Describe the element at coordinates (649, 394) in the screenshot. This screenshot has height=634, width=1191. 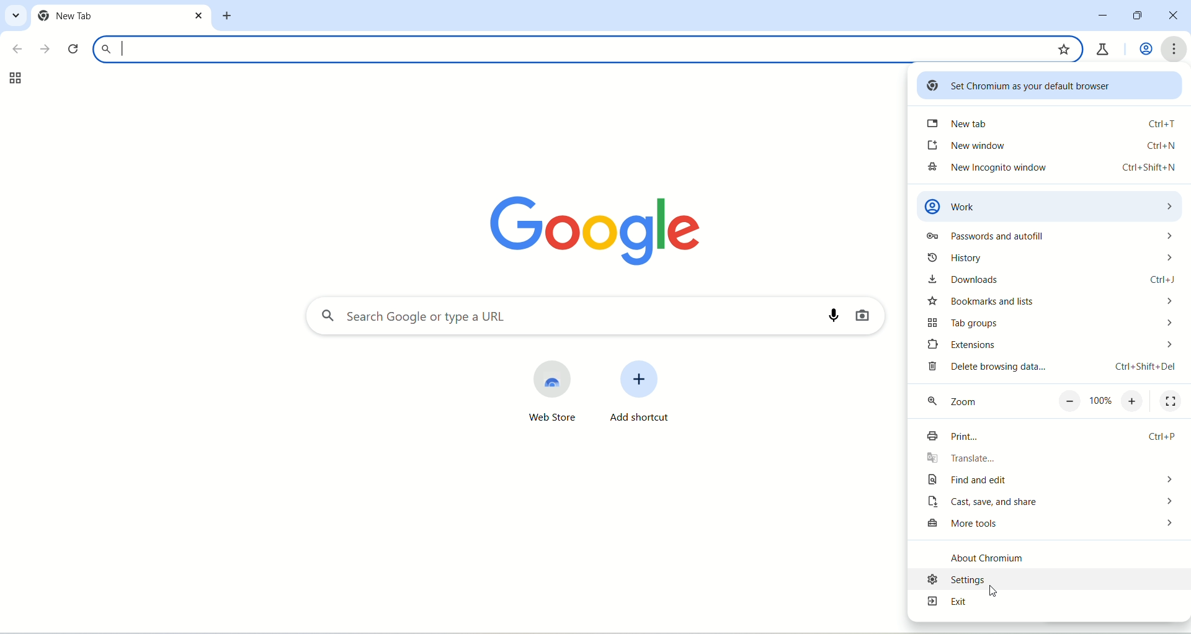
I see `add shortcut` at that location.